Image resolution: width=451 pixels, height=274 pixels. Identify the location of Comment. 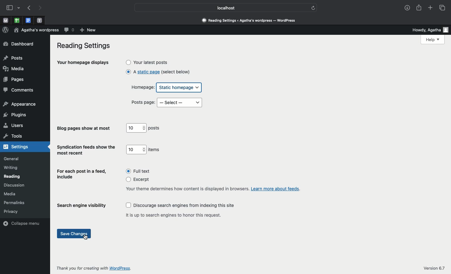
(70, 30).